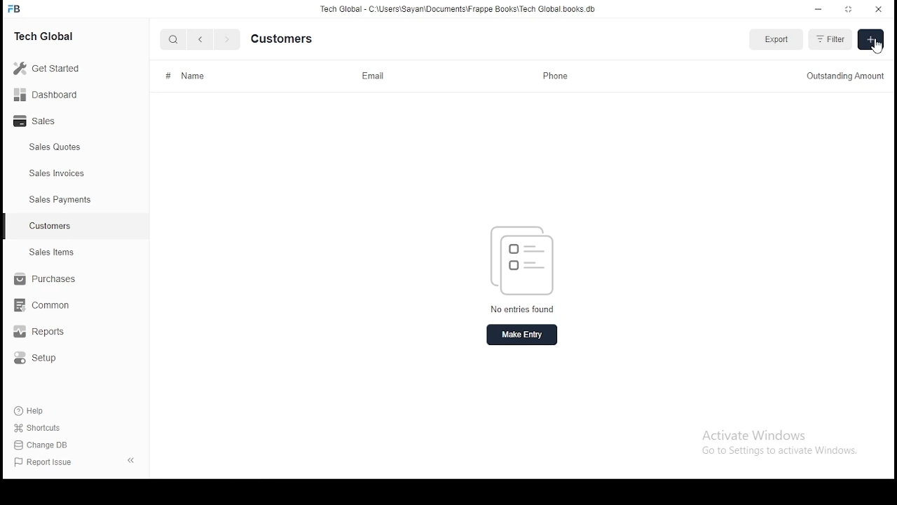 Image resolution: width=897 pixels, height=505 pixels. I want to click on sales, so click(38, 122).